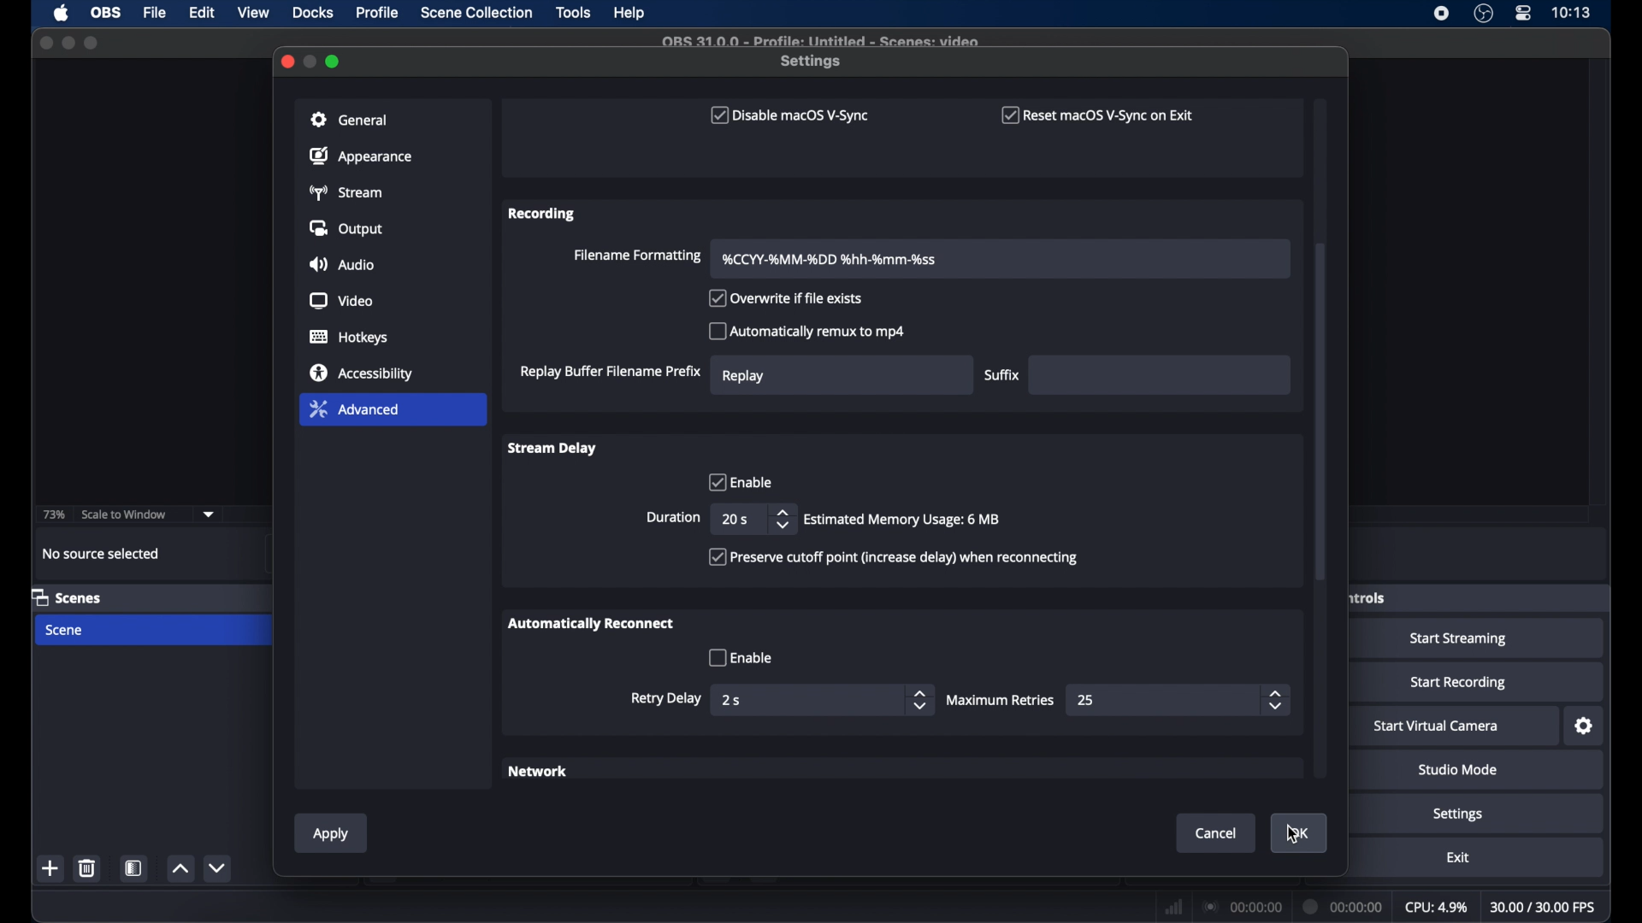 Image resolution: width=1642 pixels, height=923 pixels. What do you see at coordinates (666, 698) in the screenshot?
I see `retry delay` at bounding box center [666, 698].